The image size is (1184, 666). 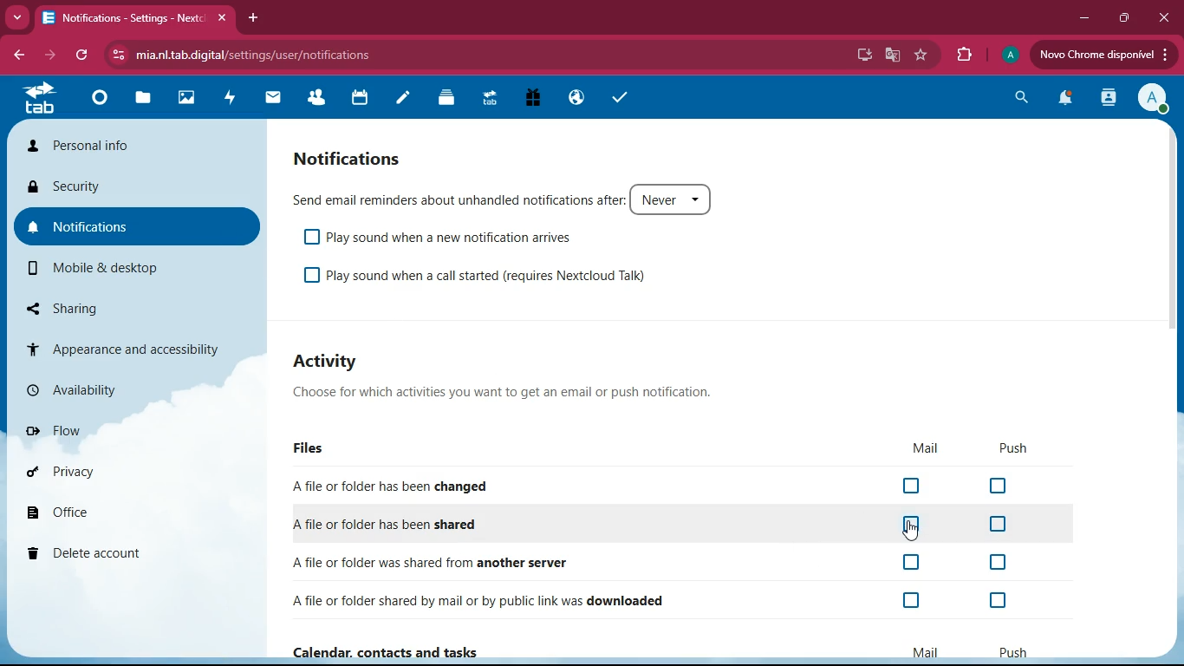 What do you see at coordinates (456, 198) in the screenshot?
I see `send email` at bounding box center [456, 198].